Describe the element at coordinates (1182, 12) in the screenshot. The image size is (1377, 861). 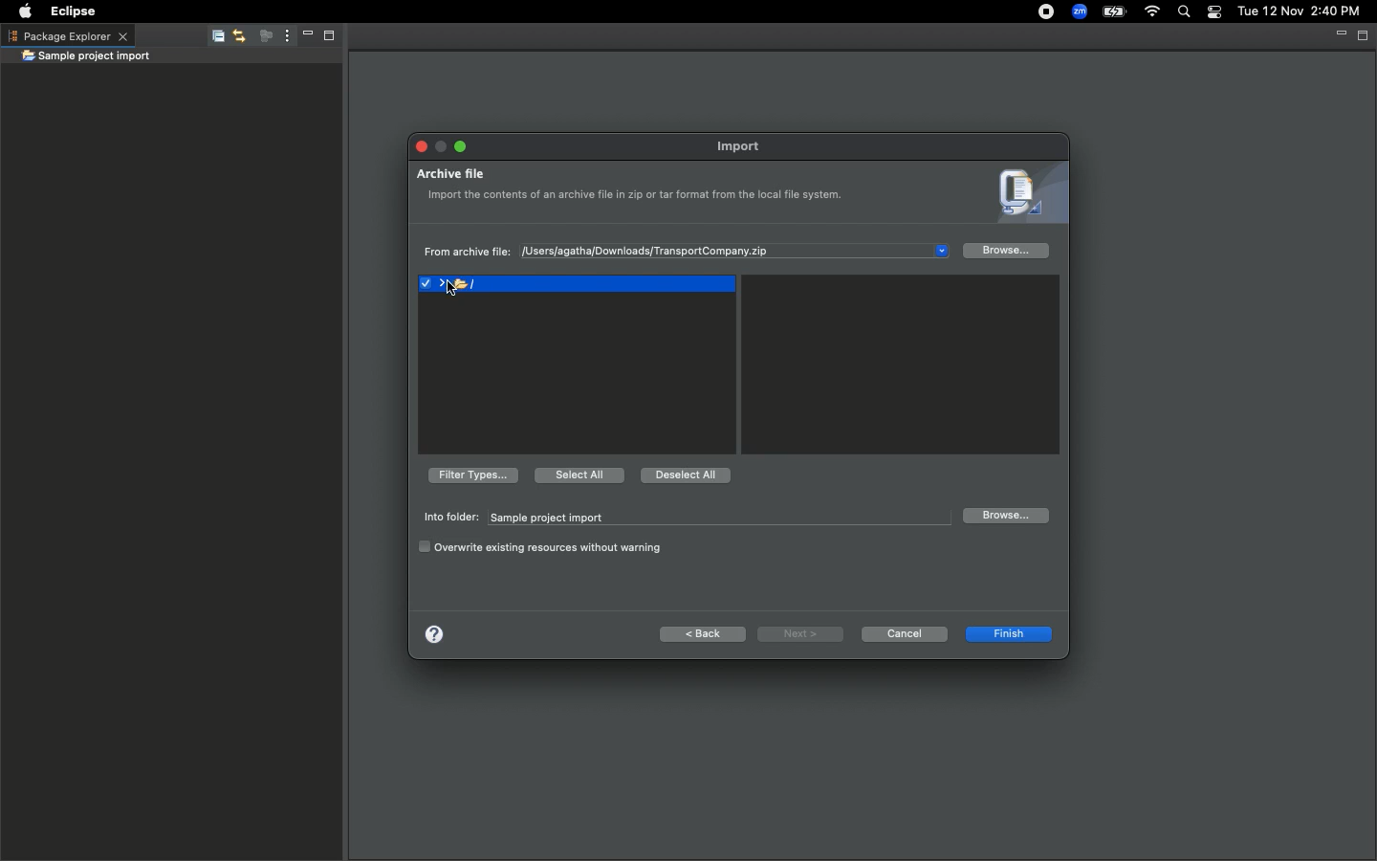
I see `Search` at that location.